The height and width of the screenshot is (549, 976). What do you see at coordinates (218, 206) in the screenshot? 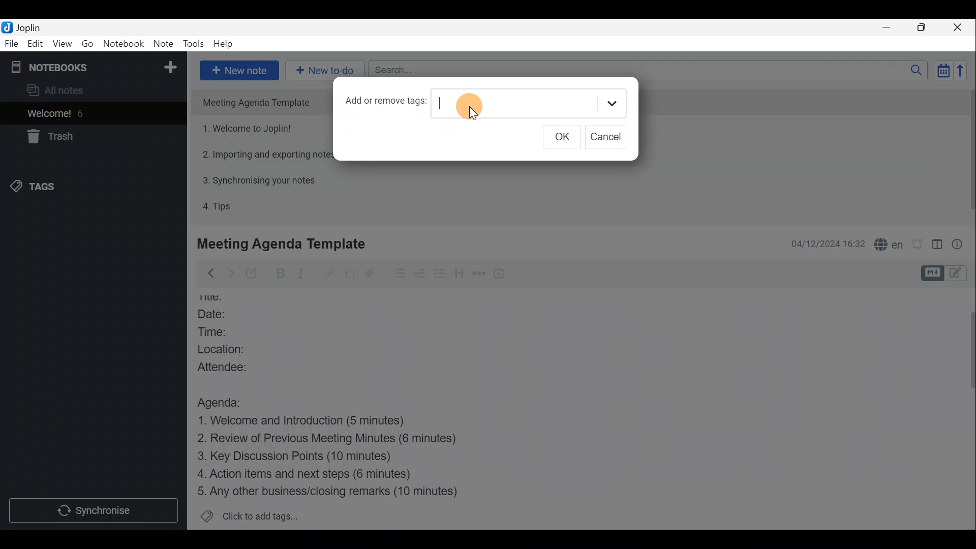
I see `4. Tips` at bounding box center [218, 206].